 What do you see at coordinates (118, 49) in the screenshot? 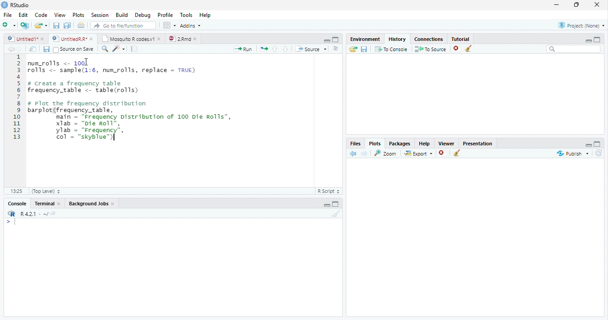
I see `Code Tools` at bounding box center [118, 49].